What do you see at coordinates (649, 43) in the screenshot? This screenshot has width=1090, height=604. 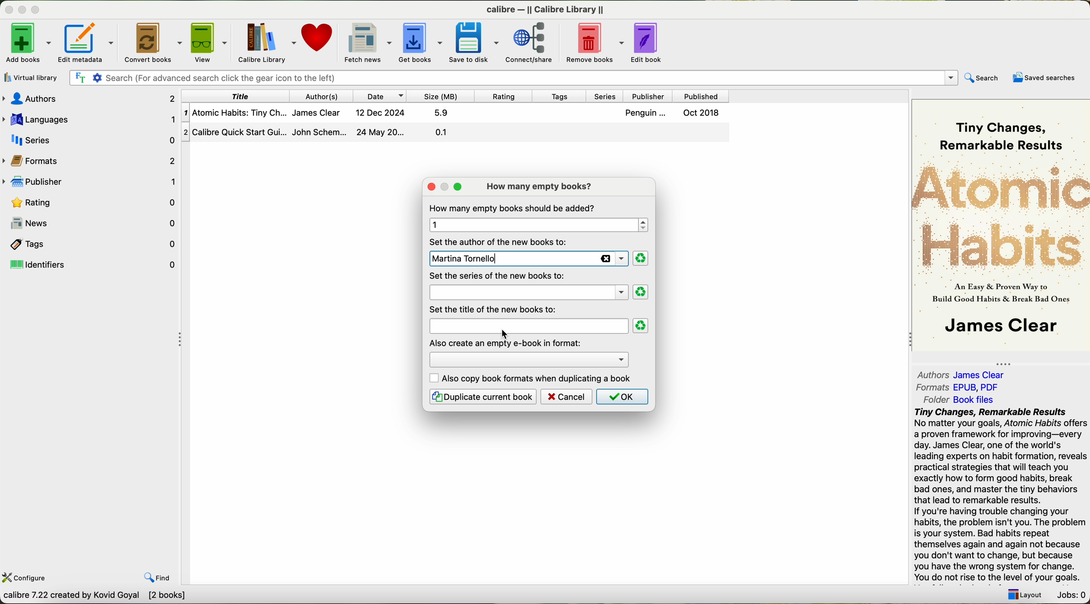 I see `edit book` at bounding box center [649, 43].